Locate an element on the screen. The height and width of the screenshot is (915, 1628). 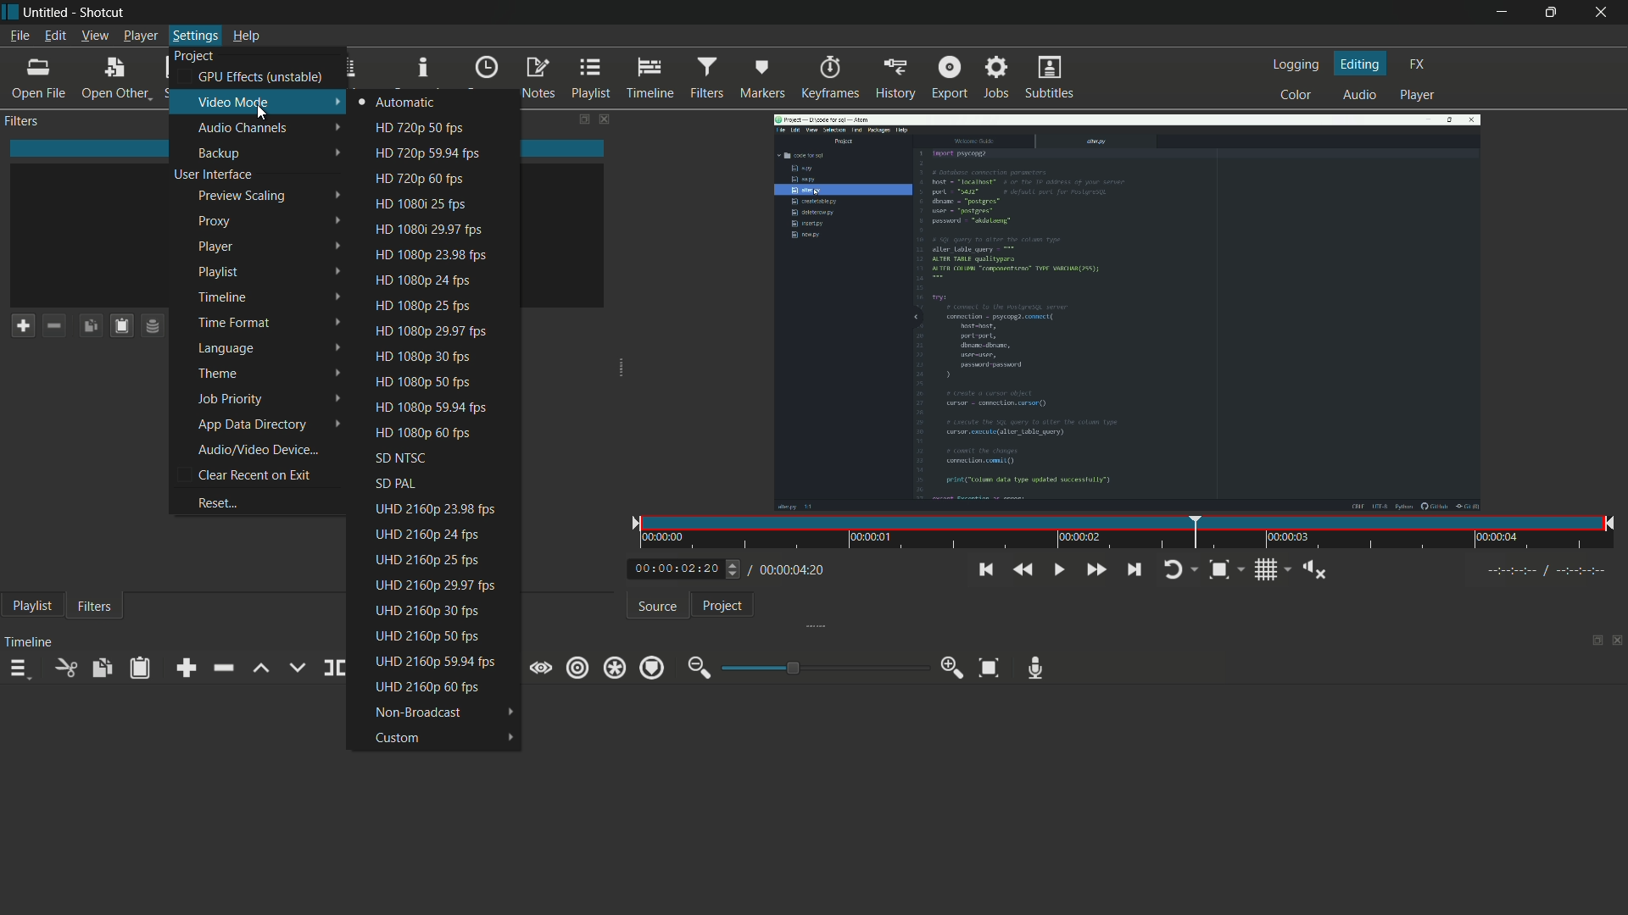
backup is located at coordinates (263, 153).